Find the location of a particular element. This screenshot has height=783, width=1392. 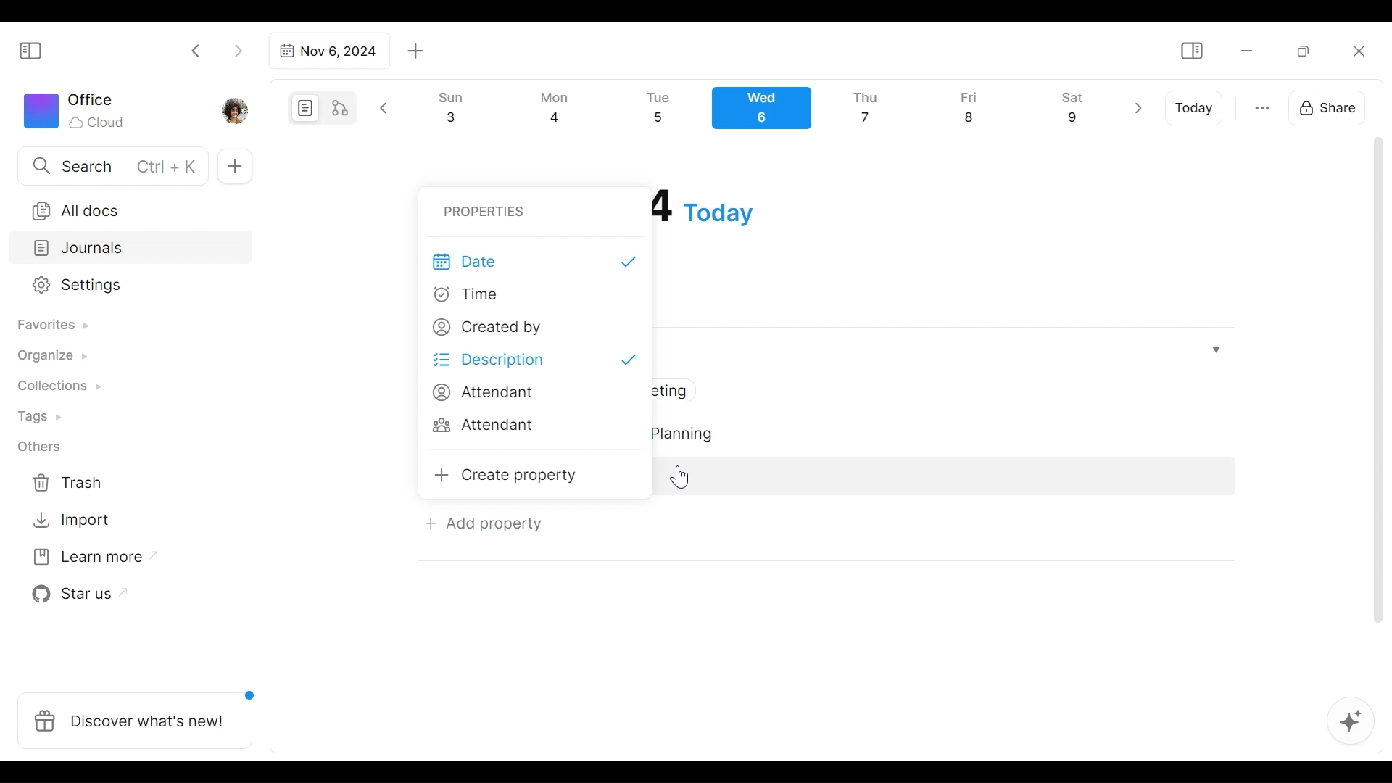

Show/Hide Sidebar is located at coordinates (37, 49).